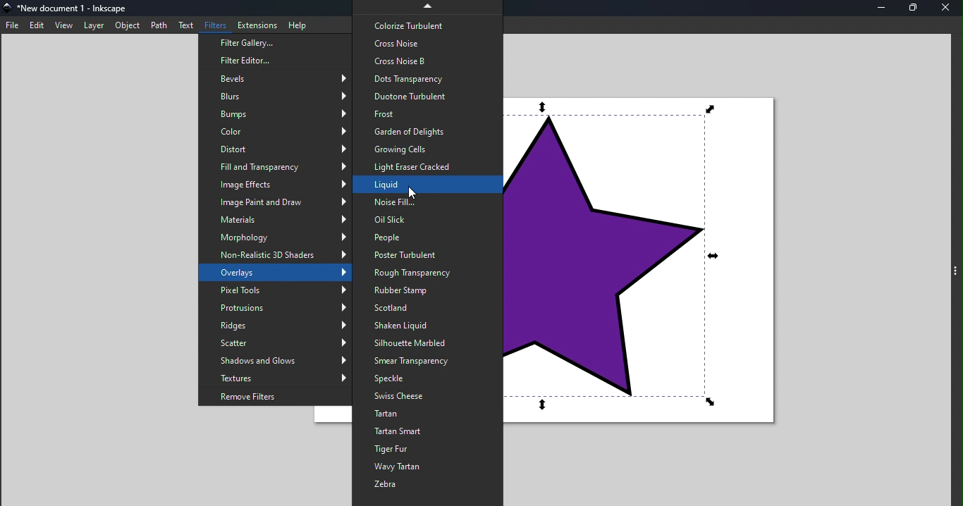 This screenshot has height=506, width=963. What do you see at coordinates (954, 271) in the screenshot?
I see `Toggle command panel` at bounding box center [954, 271].